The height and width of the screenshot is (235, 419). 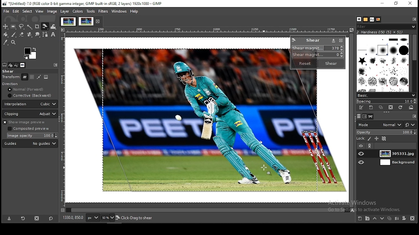 I want to click on heal tool, so click(x=30, y=35).